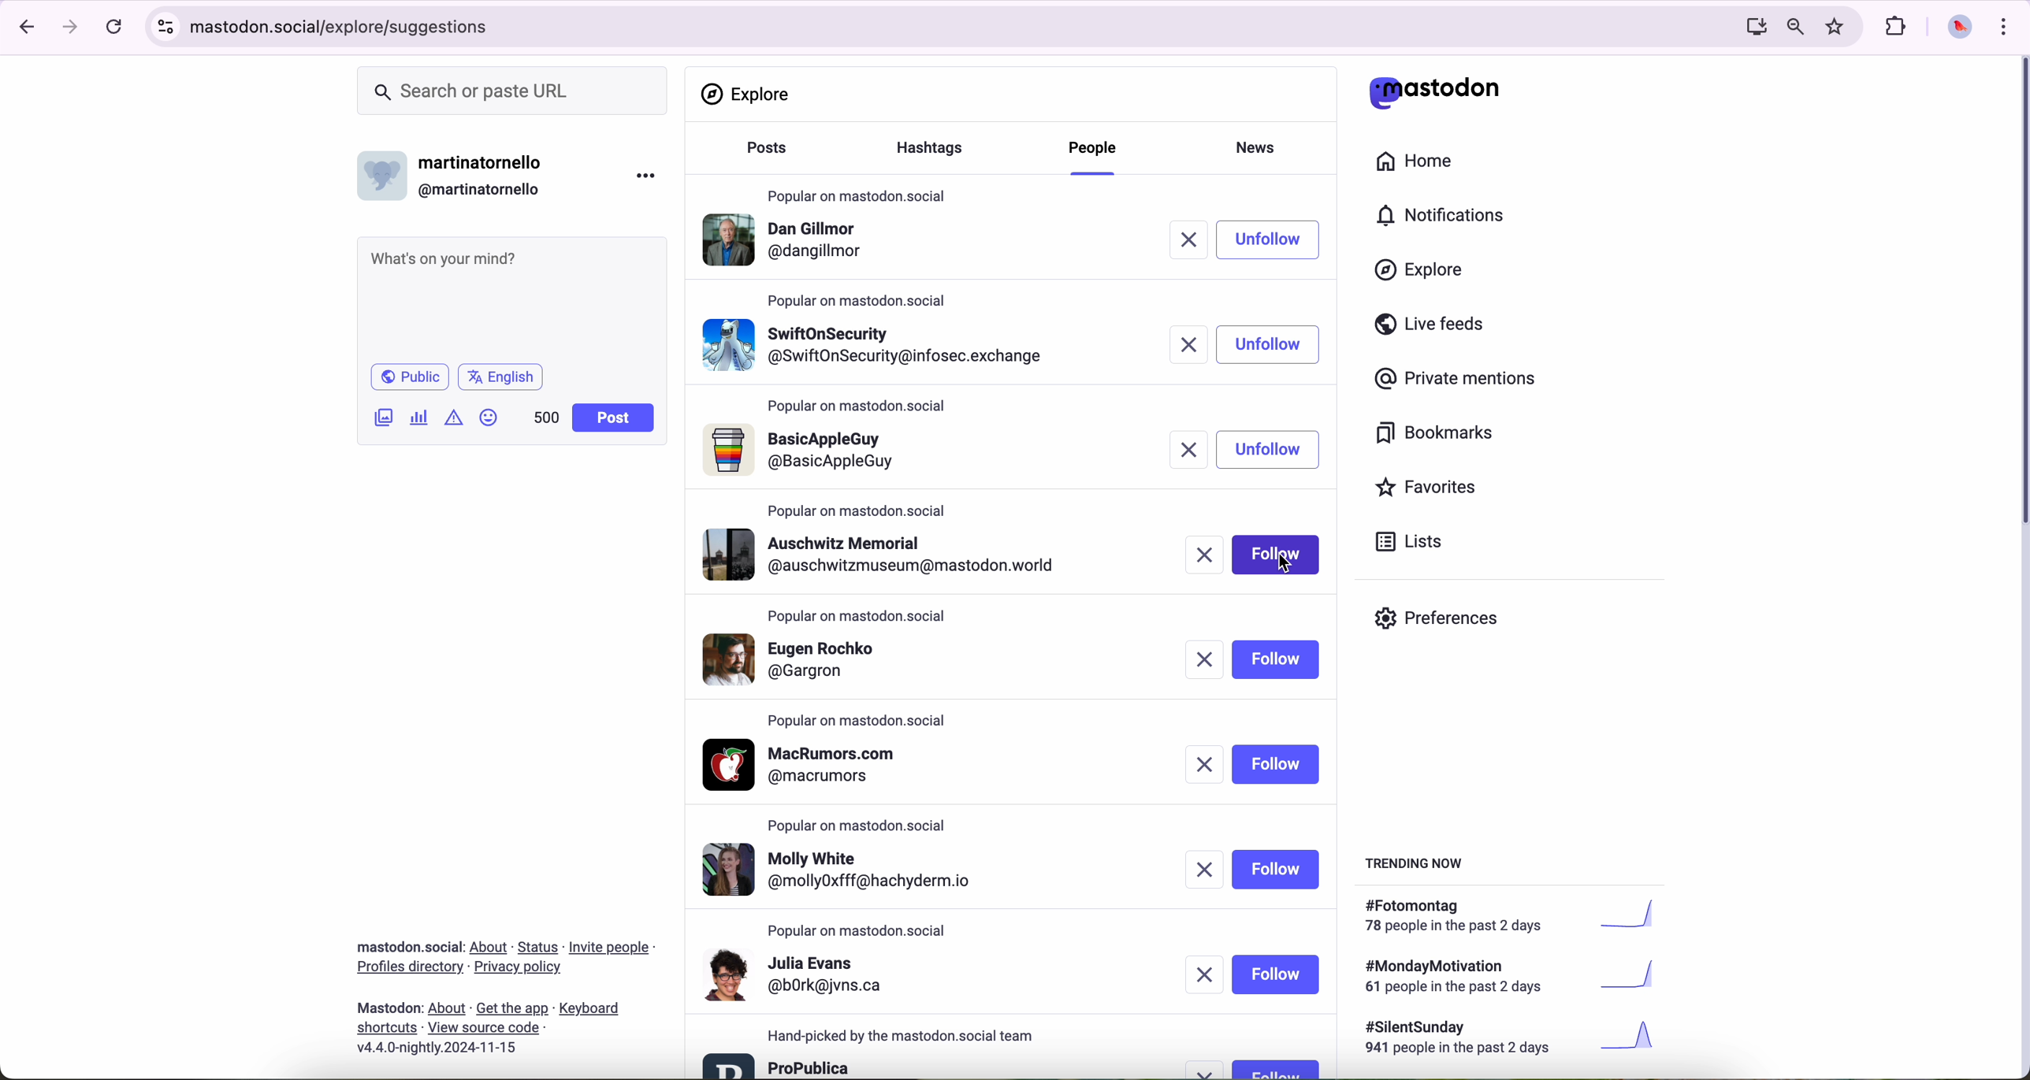 The image size is (2030, 1080). What do you see at coordinates (1199, 240) in the screenshot?
I see `remove` at bounding box center [1199, 240].